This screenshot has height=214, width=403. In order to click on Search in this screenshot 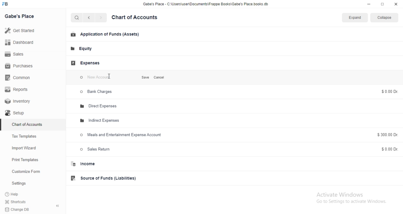, I will do `click(77, 18)`.